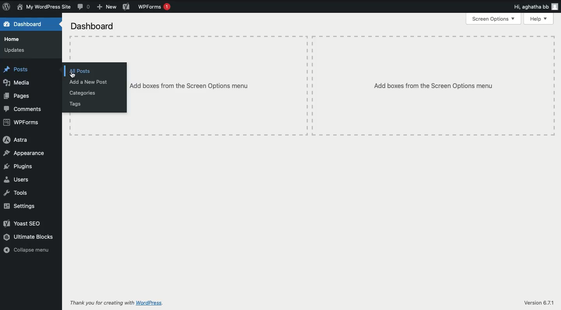 The width and height of the screenshot is (561, 310). Describe the element at coordinates (29, 250) in the screenshot. I see `Collapse menu` at that location.